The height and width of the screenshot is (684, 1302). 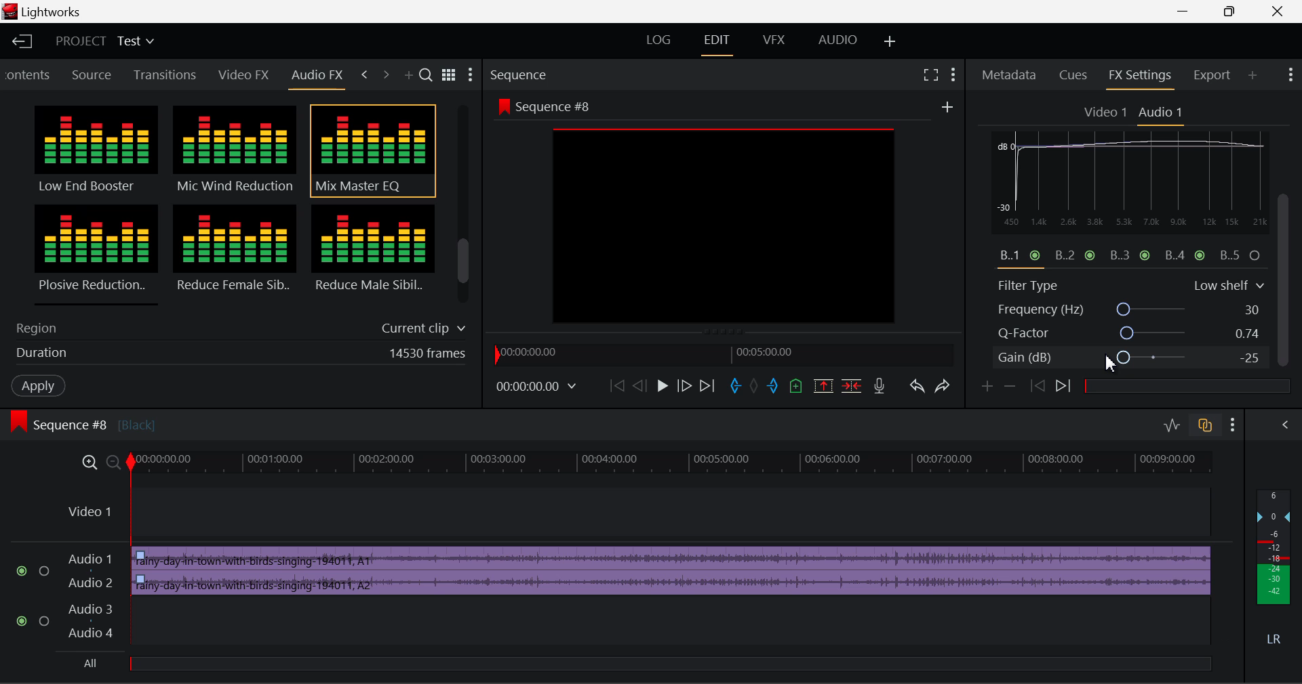 What do you see at coordinates (1271, 12) in the screenshot?
I see `Close` at bounding box center [1271, 12].